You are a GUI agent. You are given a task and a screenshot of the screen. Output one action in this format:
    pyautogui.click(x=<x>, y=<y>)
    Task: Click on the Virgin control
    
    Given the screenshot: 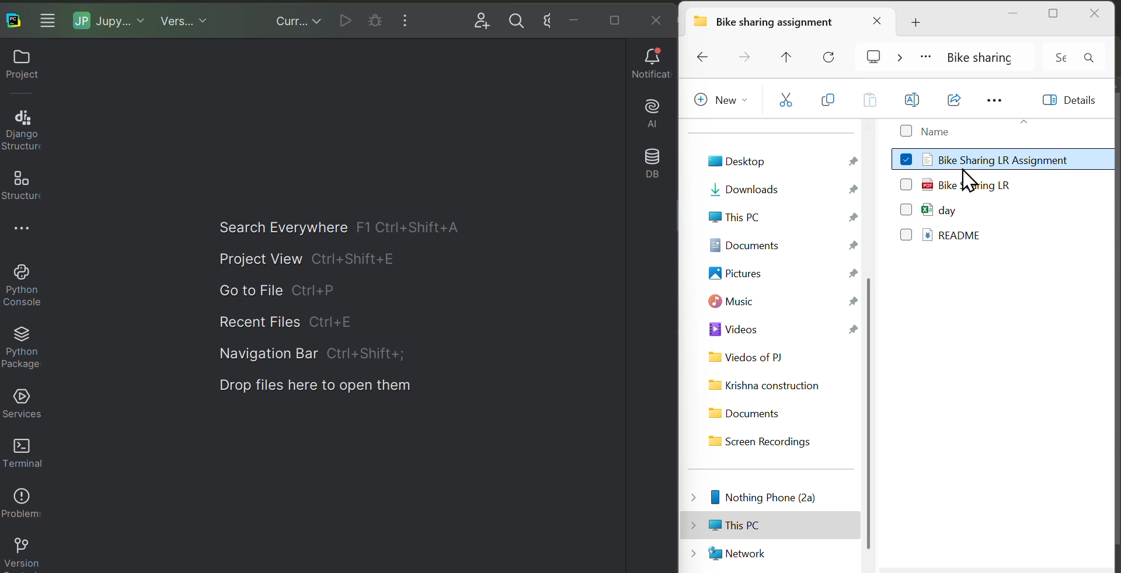 What is the action you would take?
    pyautogui.click(x=184, y=20)
    